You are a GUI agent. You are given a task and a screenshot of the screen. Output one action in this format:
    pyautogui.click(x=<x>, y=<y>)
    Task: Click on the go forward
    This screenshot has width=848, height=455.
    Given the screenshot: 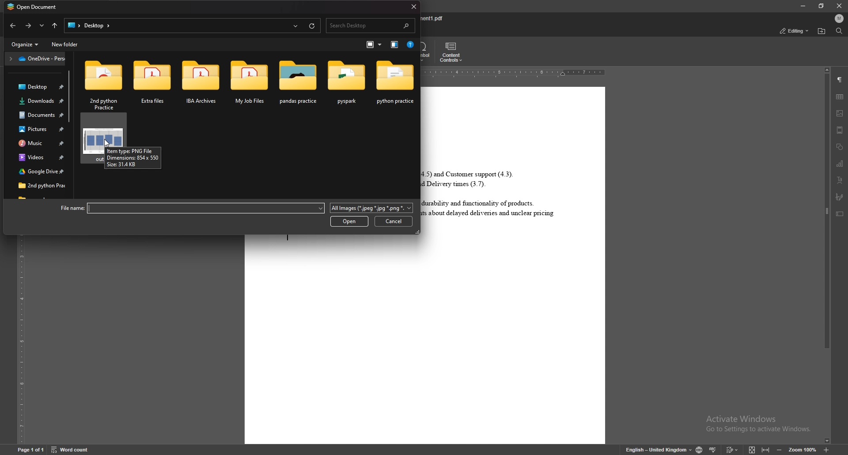 What is the action you would take?
    pyautogui.click(x=13, y=26)
    